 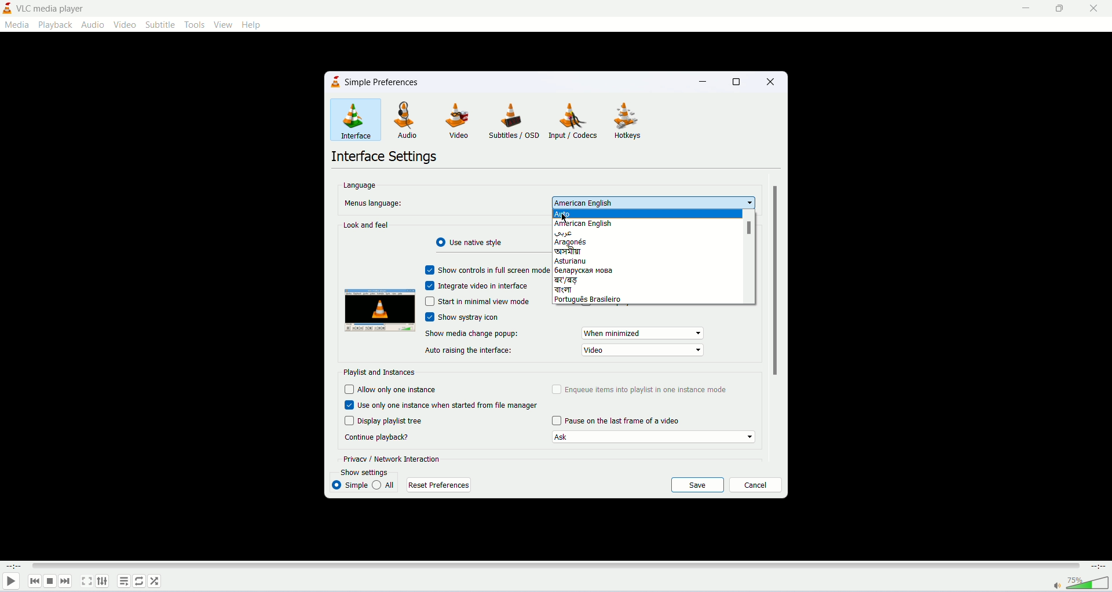 What do you see at coordinates (1099, 567) in the screenshot?
I see `total time` at bounding box center [1099, 567].